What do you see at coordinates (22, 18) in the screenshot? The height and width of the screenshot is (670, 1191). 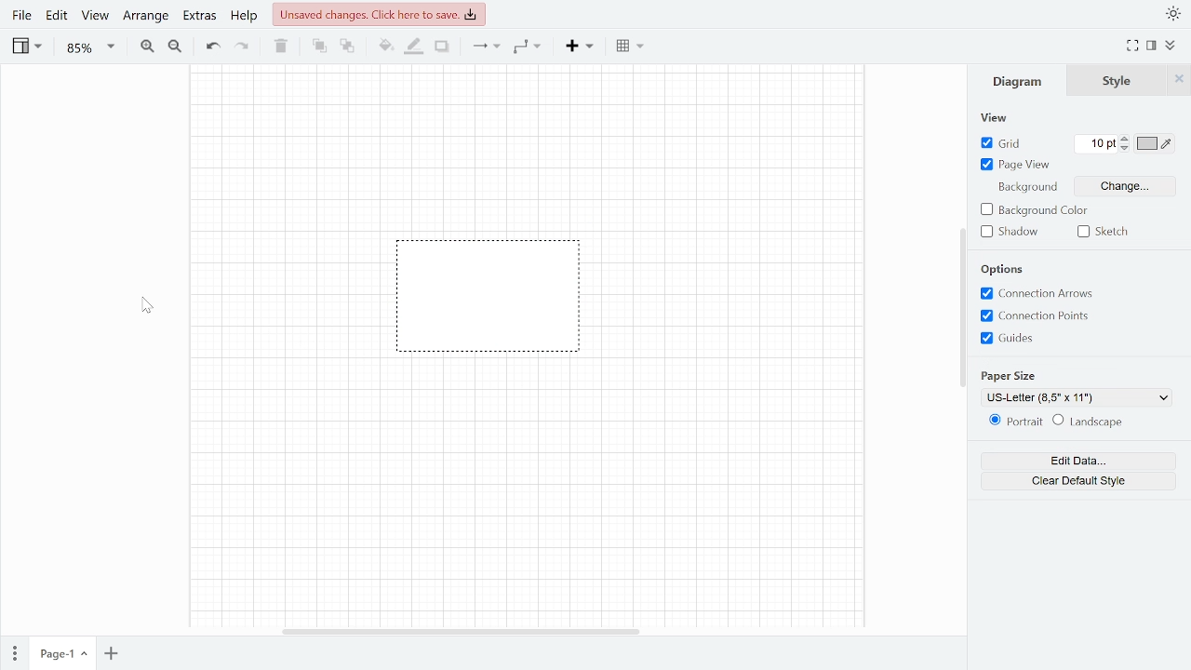 I see `File` at bounding box center [22, 18].